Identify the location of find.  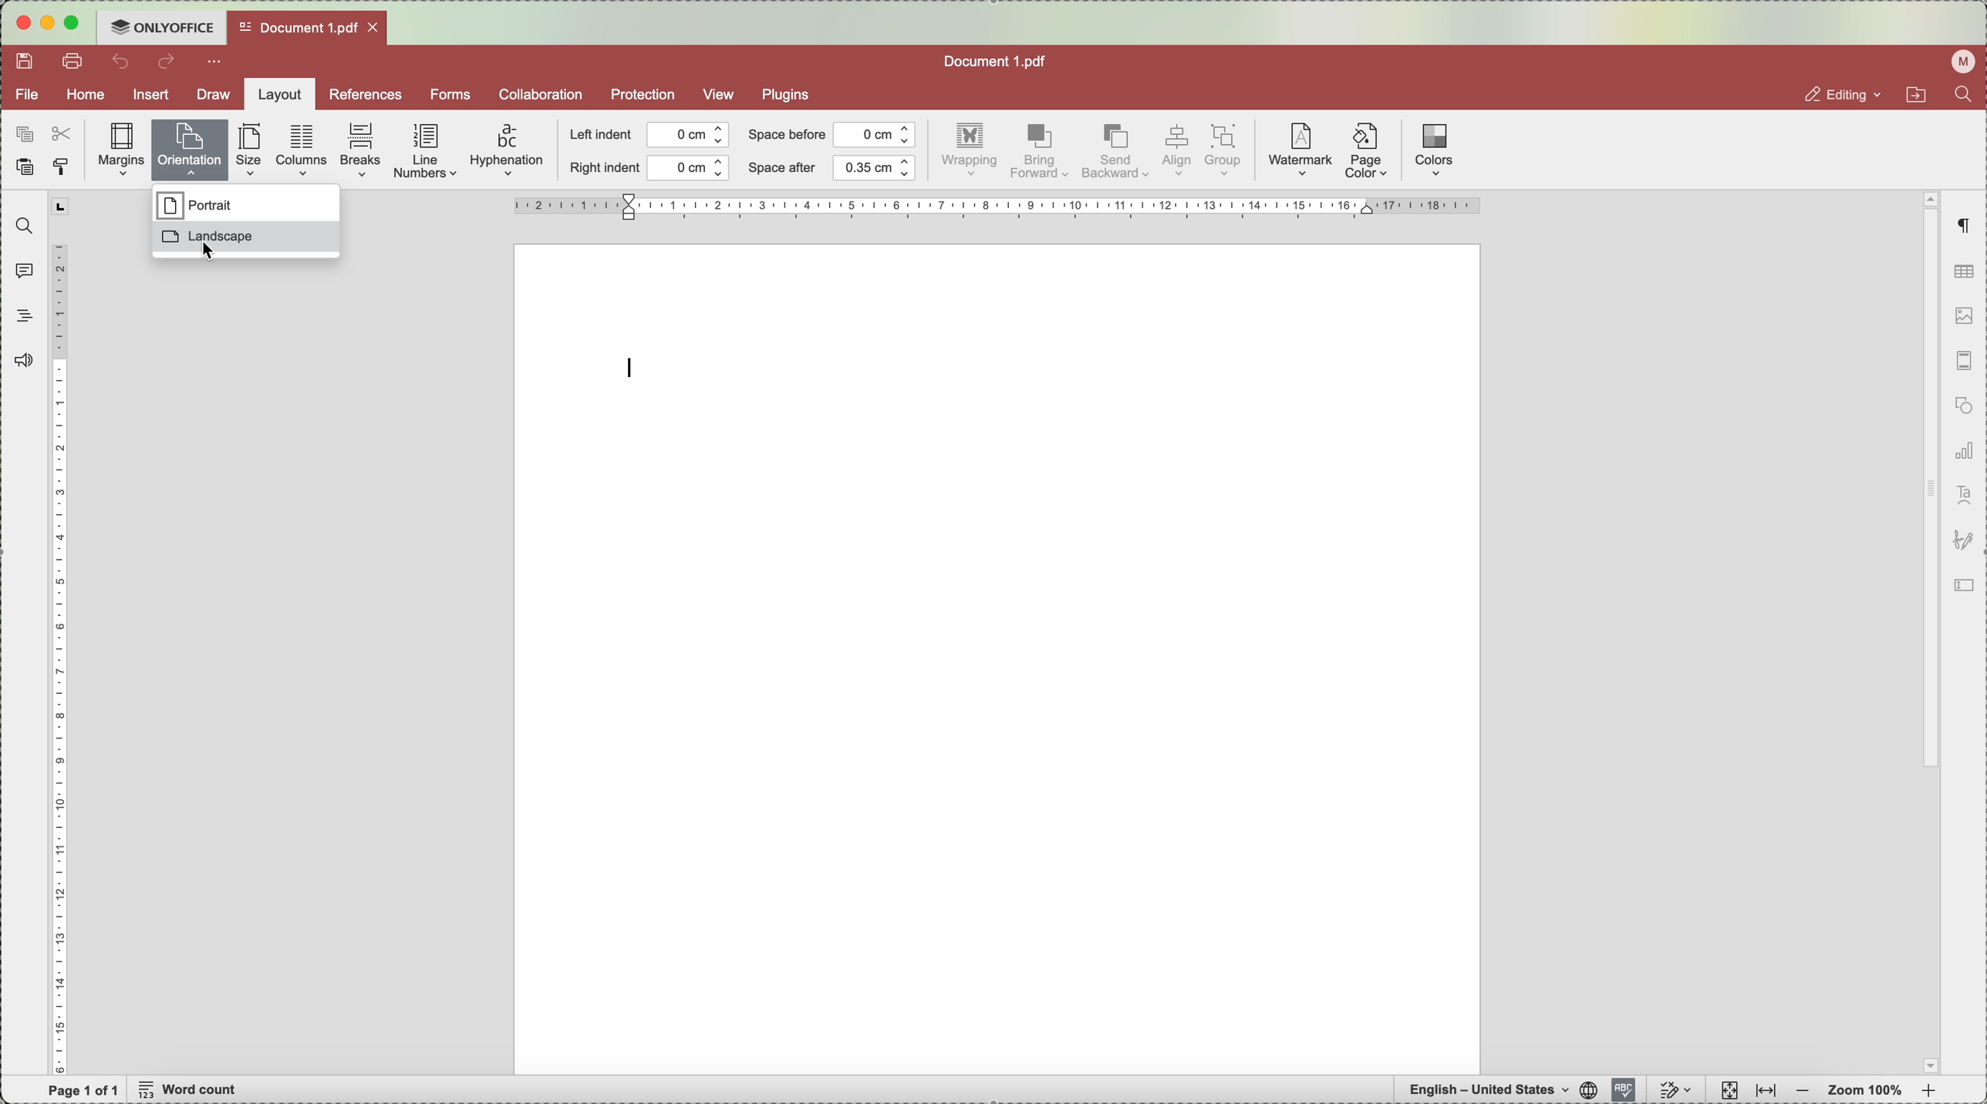
(20, 226).